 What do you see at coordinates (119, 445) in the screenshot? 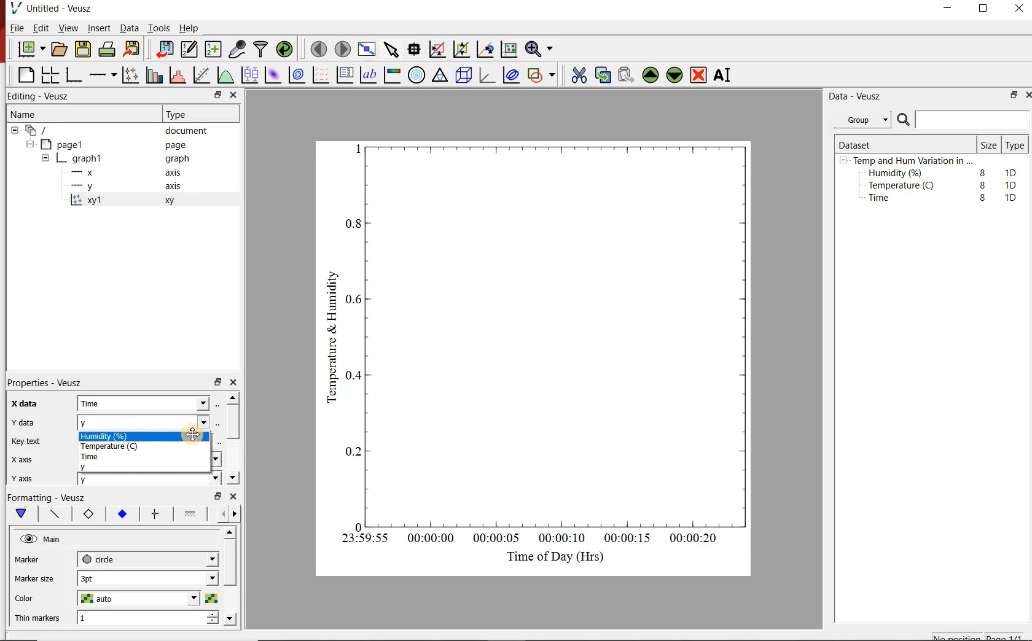
I see `Temperature (C)` at bounding box center [119, 445].